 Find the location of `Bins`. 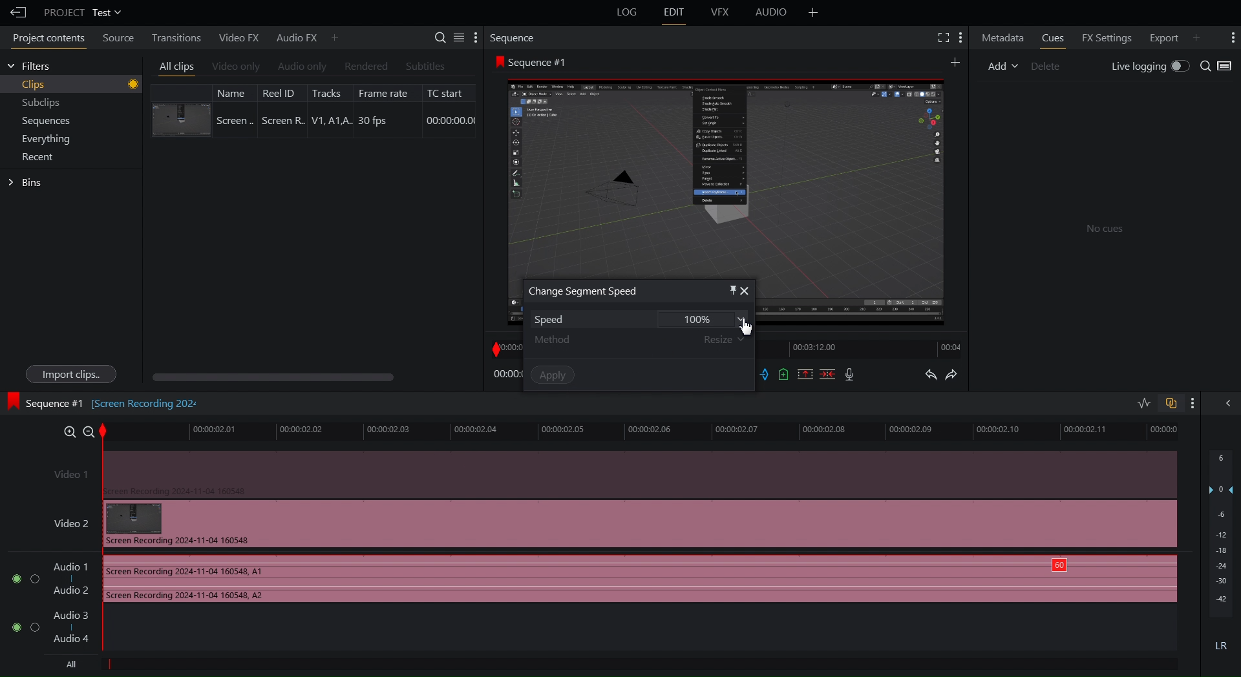

Bins is located at coordinates (27, 183).